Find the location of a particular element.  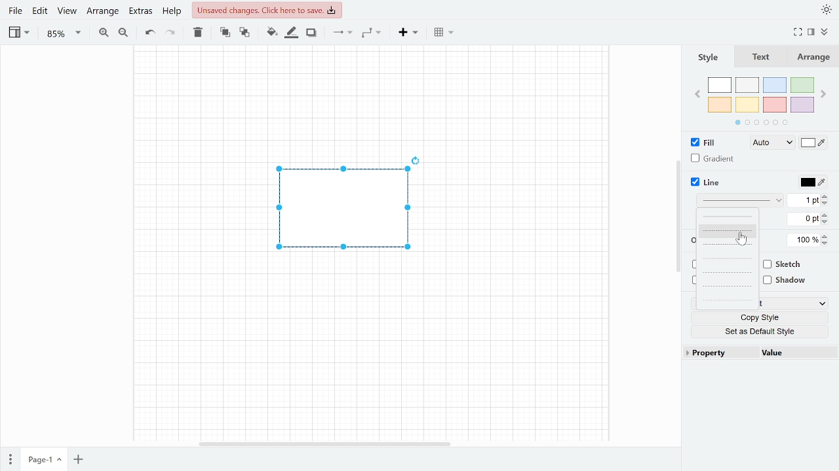

Pages is located at coordinates (9, 459).